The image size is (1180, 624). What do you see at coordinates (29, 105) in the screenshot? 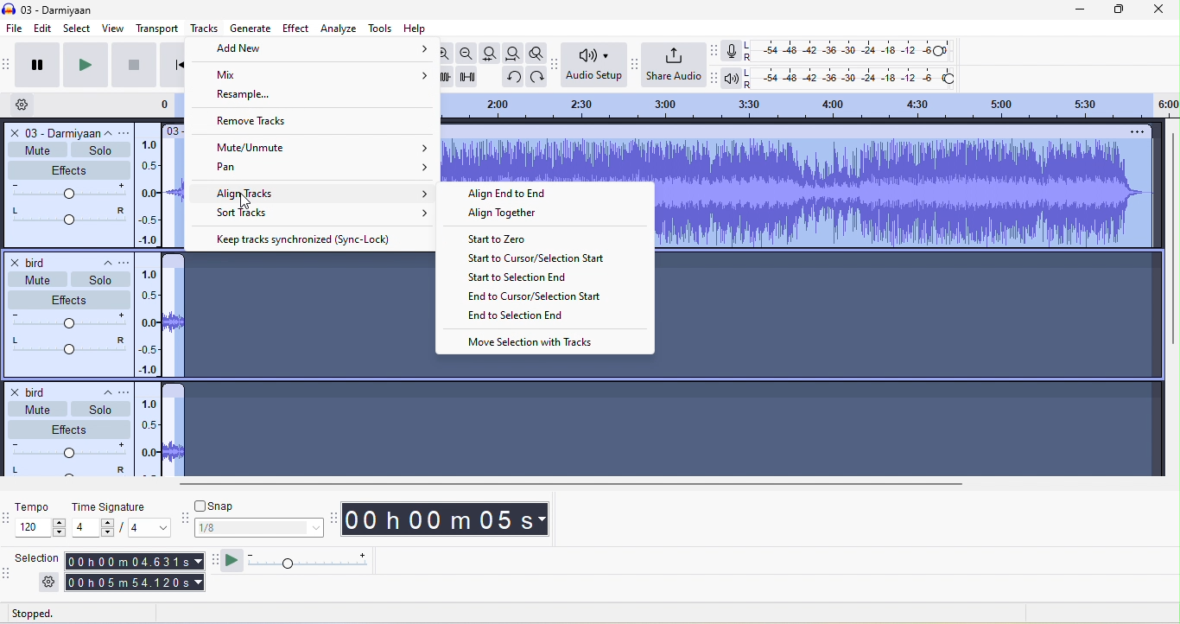
I see `timeline option` at bounding box center [29, 105].